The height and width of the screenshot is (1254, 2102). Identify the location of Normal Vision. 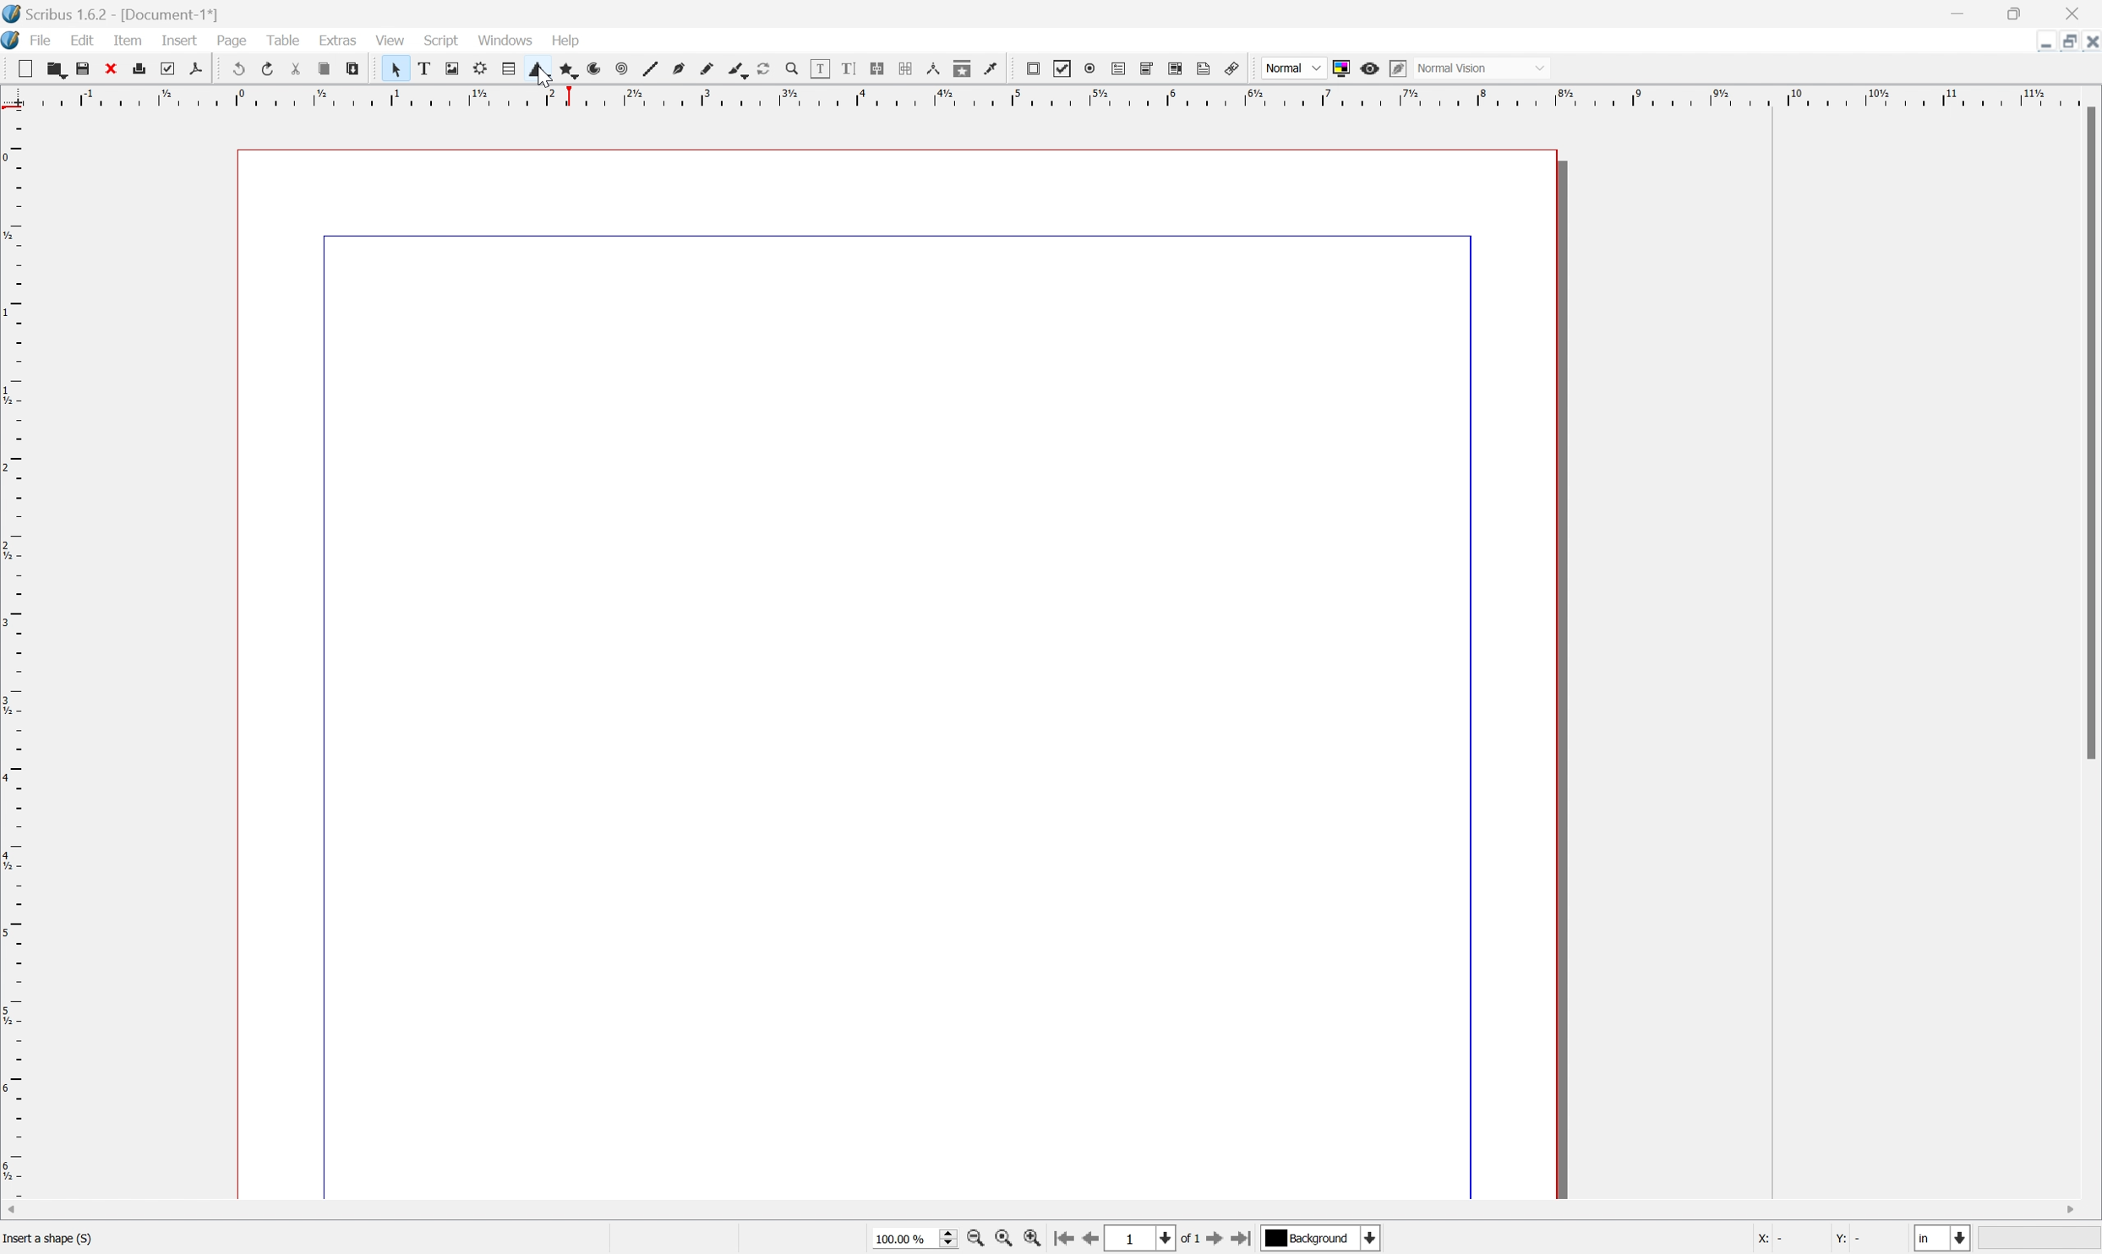
(1479, 68).